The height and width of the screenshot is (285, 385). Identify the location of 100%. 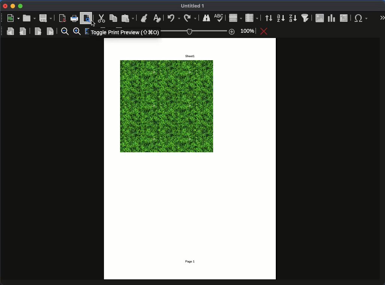
(209, 31).